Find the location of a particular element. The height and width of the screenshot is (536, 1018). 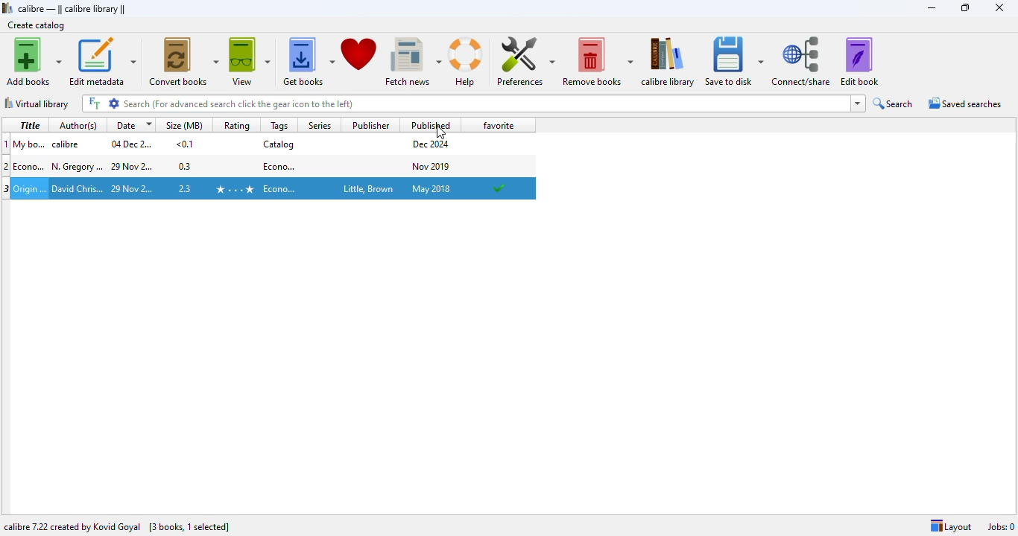

tag is located at coordinates (280, 144).